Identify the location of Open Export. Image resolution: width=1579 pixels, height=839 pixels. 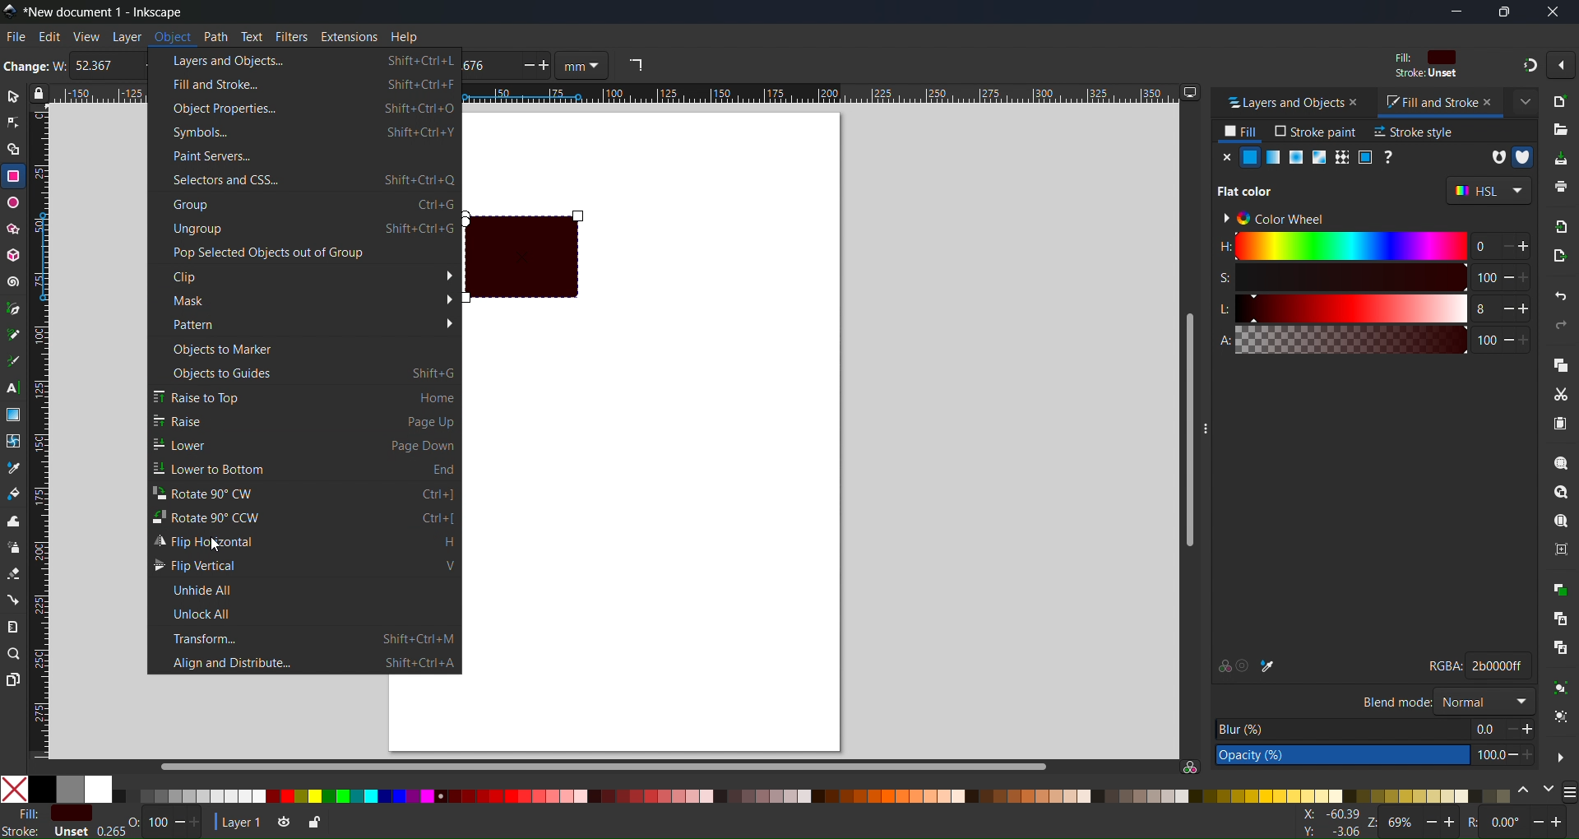
(1563, 255).